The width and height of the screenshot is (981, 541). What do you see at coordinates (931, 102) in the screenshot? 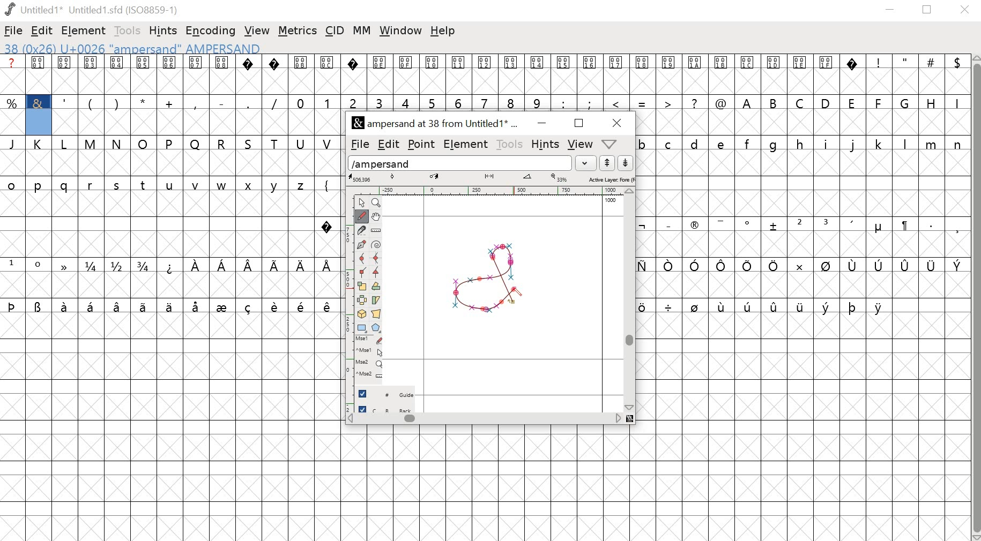
I see `H` at bounding box center [931, 102].